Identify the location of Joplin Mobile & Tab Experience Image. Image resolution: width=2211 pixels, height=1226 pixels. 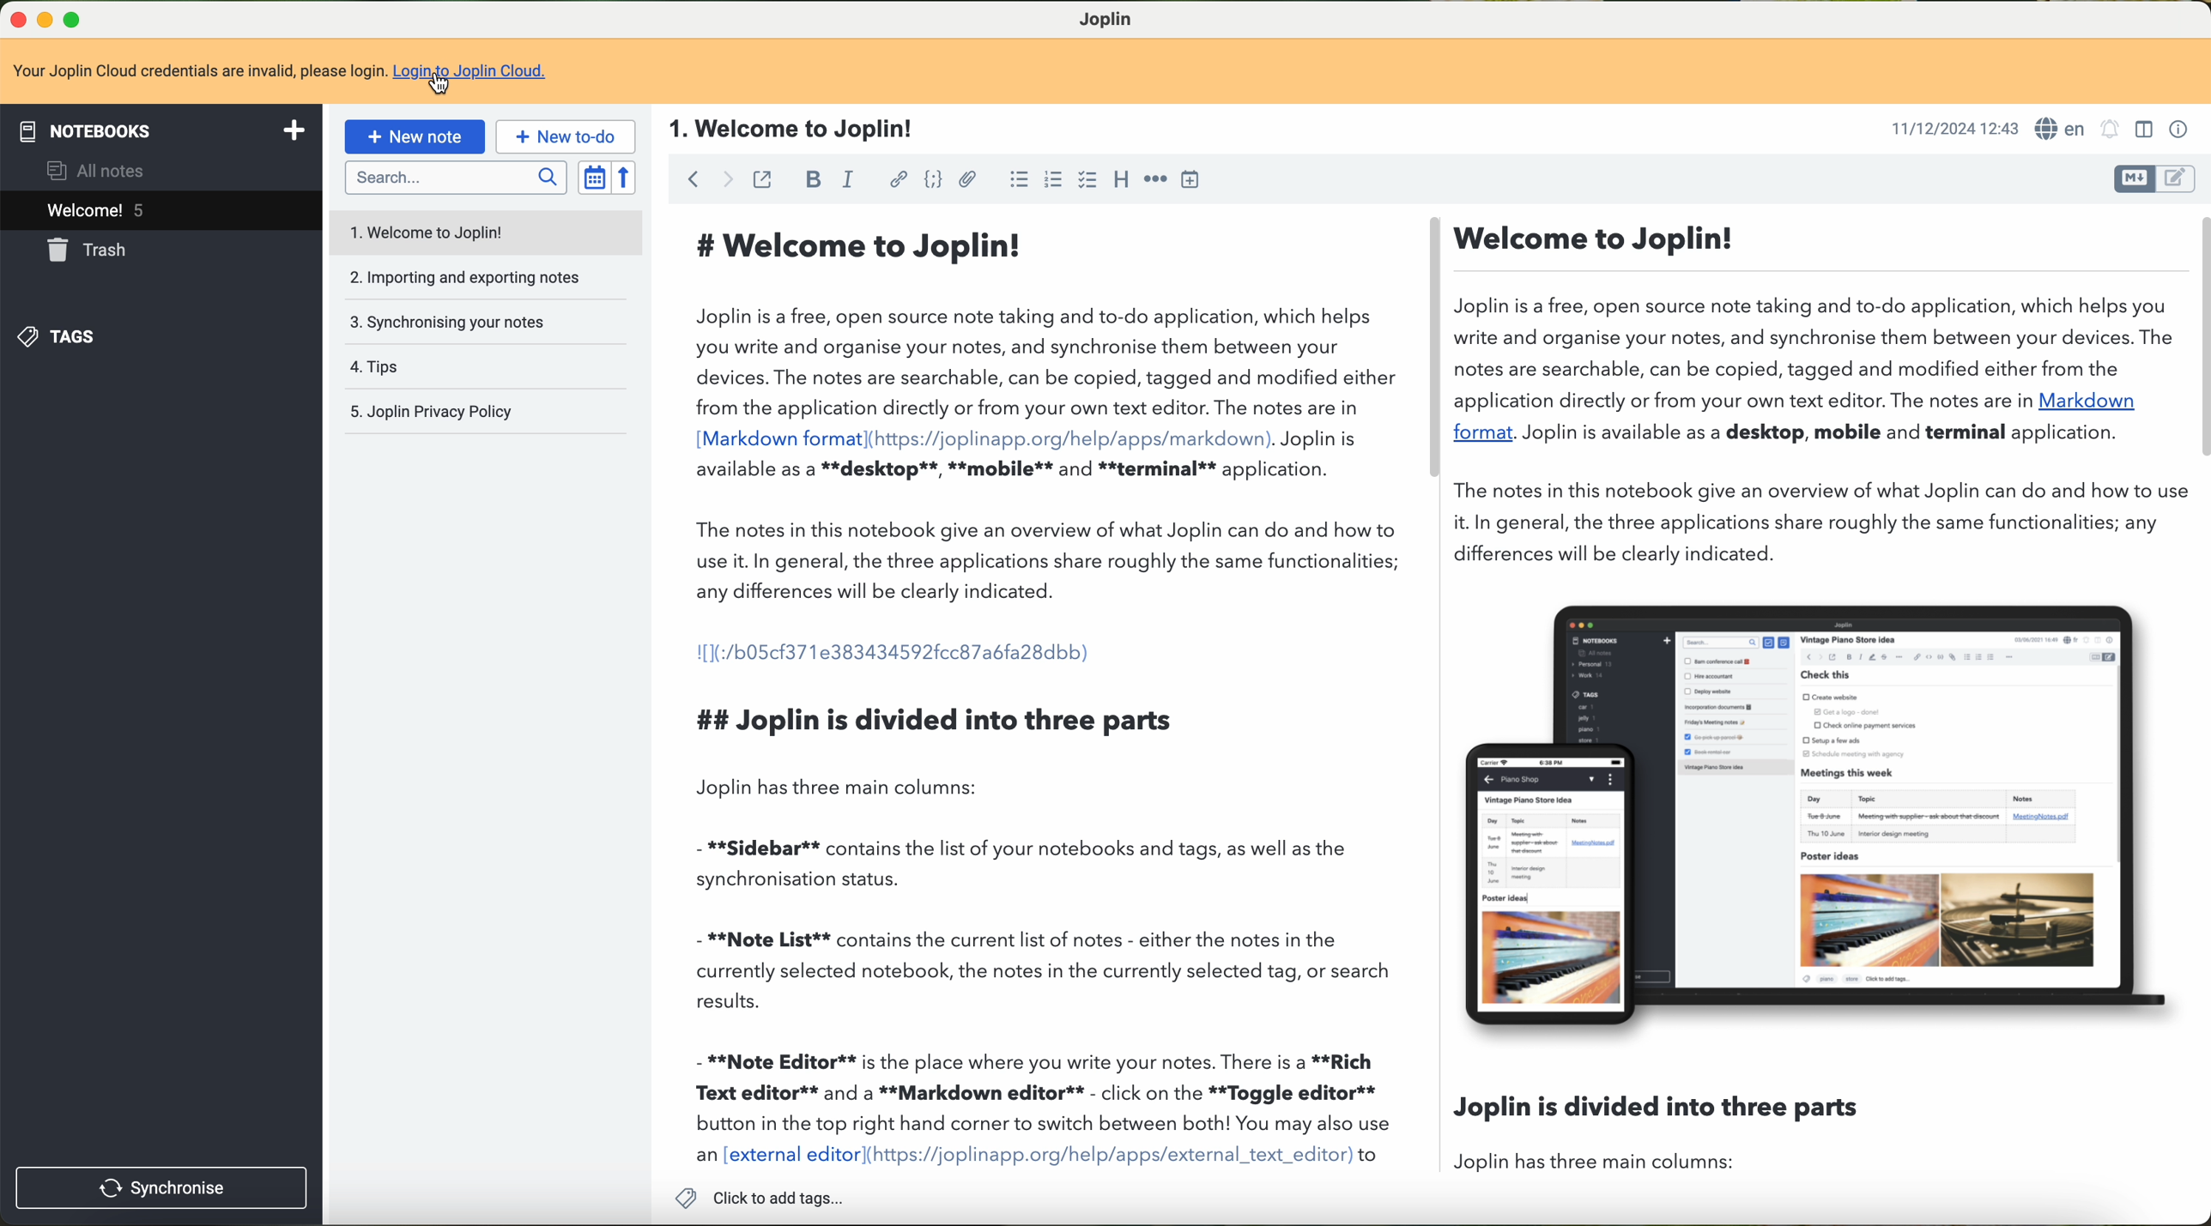
(1819, 818).